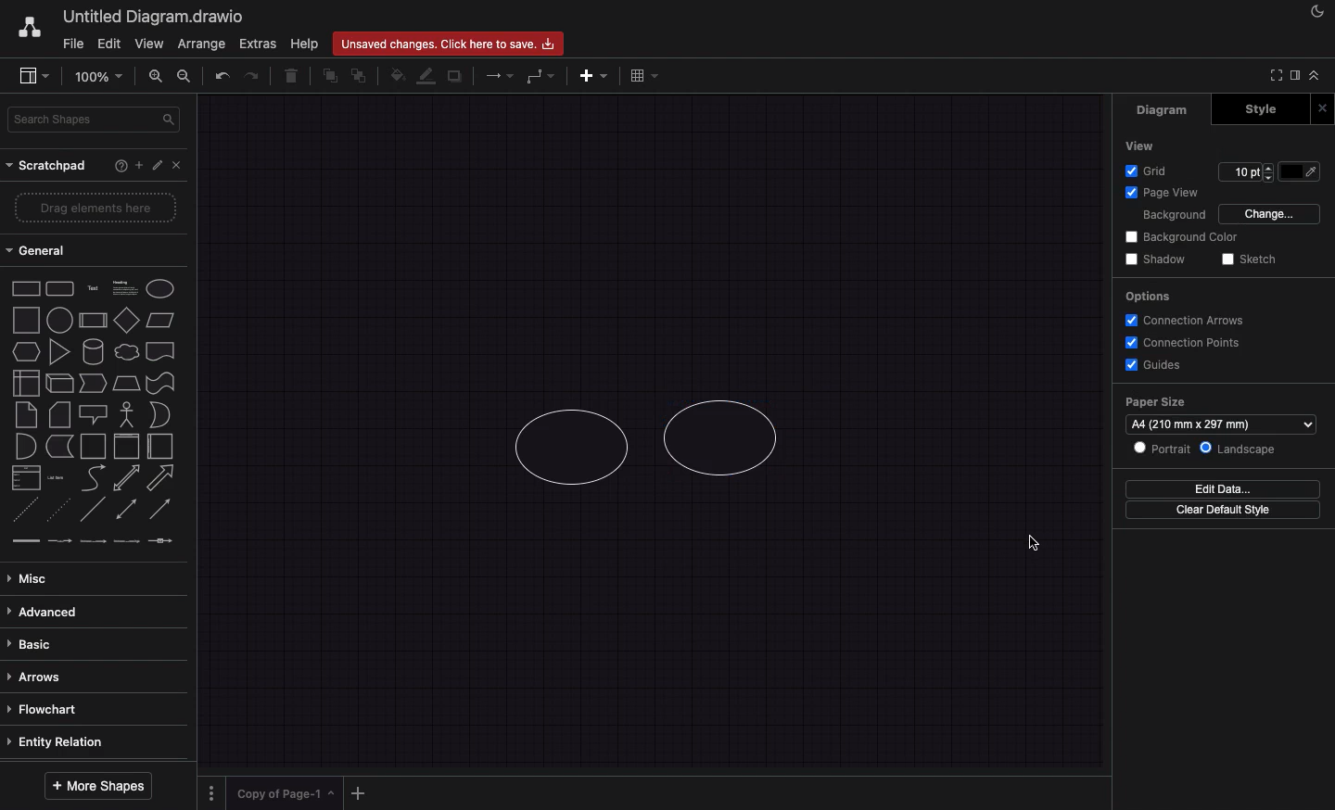 The width and height of the screenshot is (1335, 810). Describe the element at coordinates (151, 43) in the screenshot. I see `view` at that location.